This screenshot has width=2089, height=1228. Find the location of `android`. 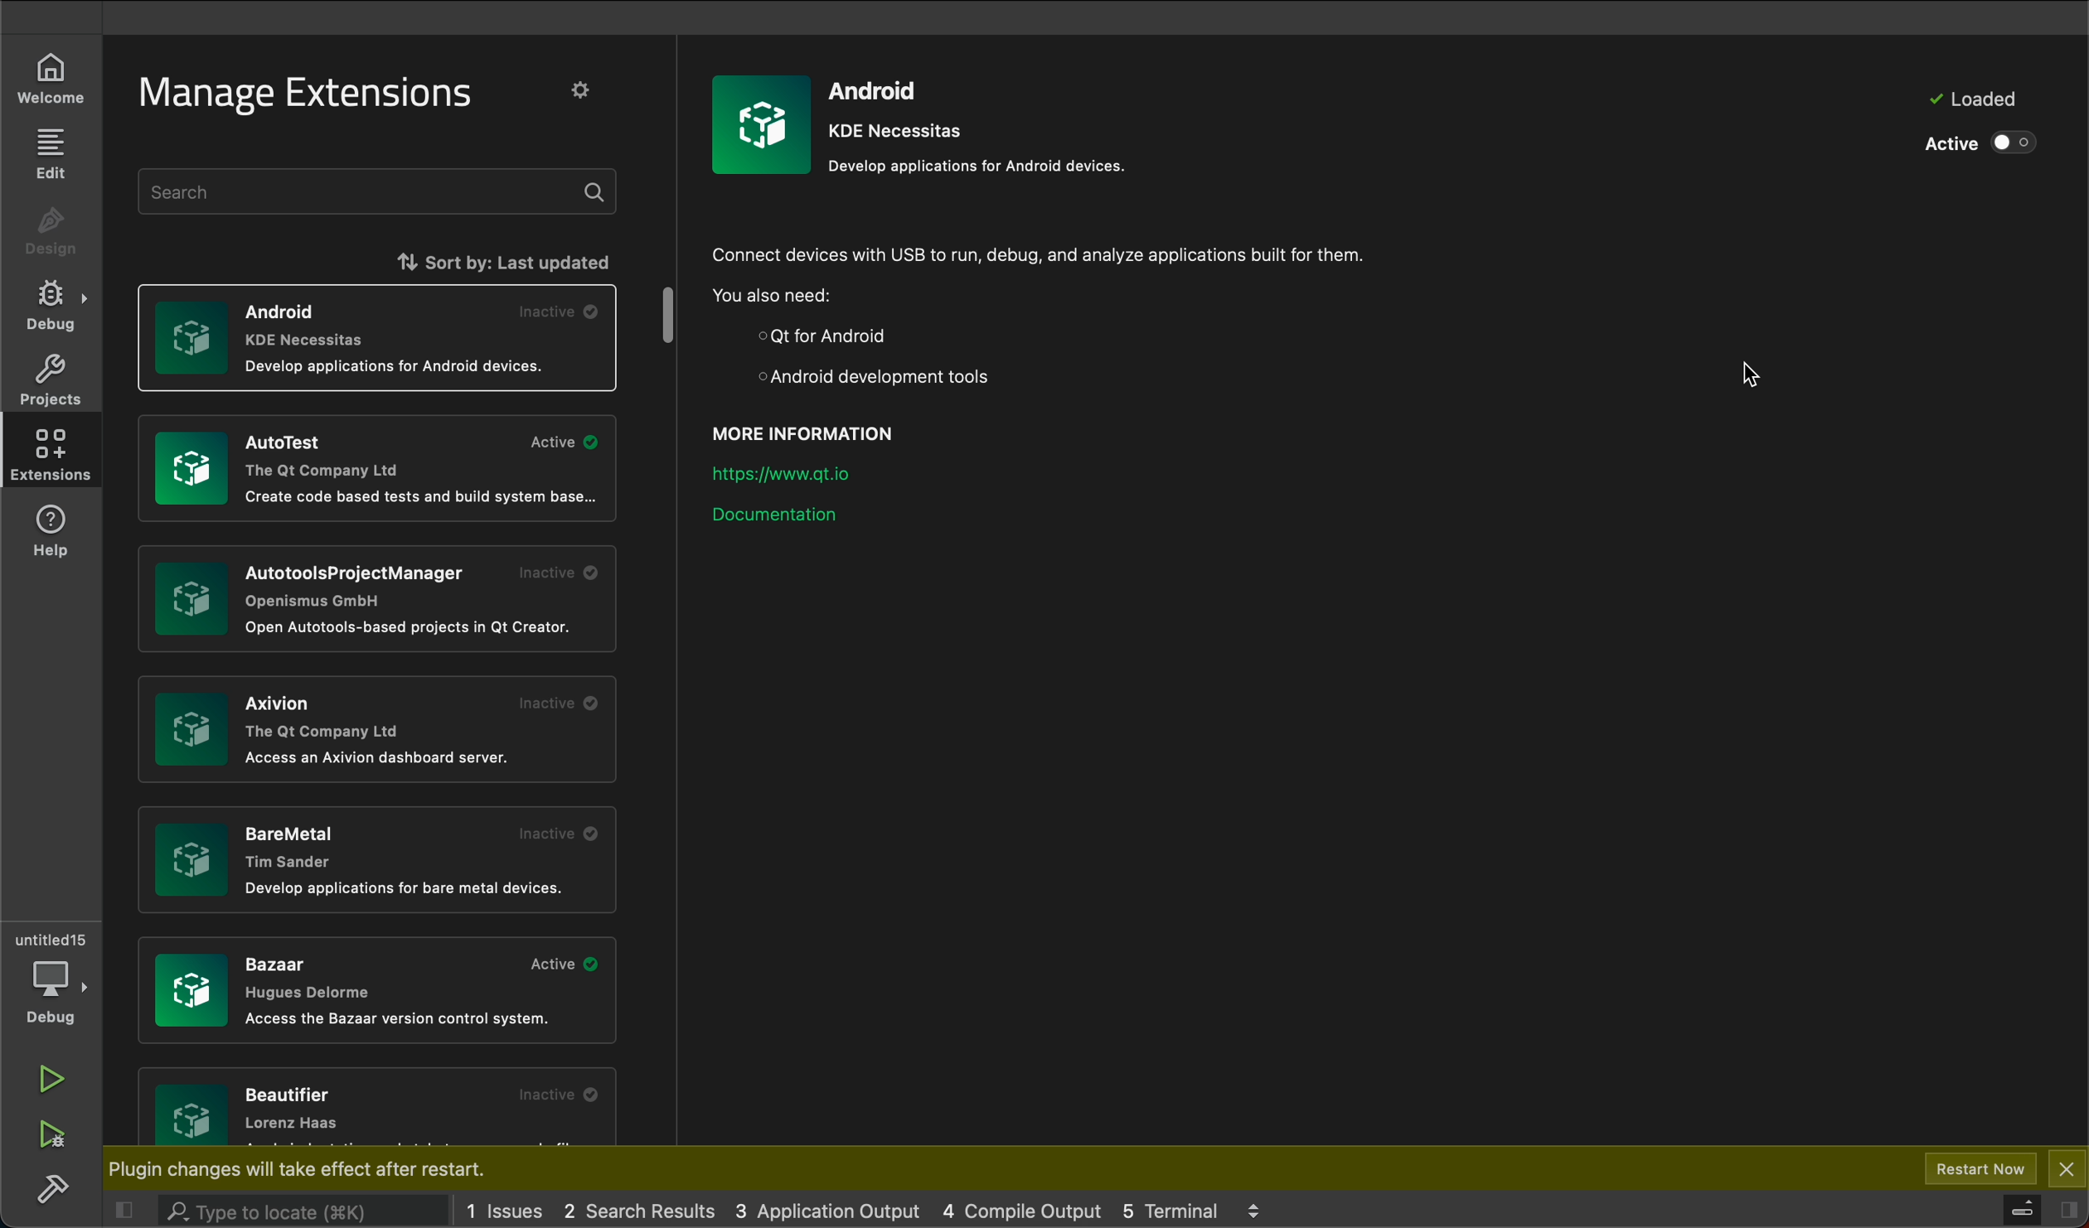

android is located at coordinates (985, 123).